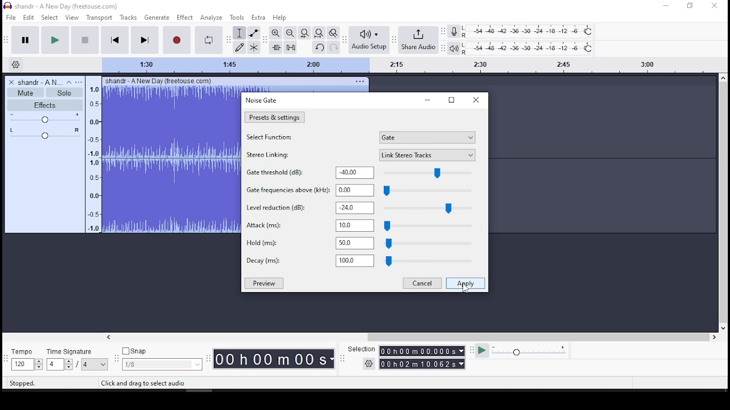  I want to click on mute, so click(26, 92).